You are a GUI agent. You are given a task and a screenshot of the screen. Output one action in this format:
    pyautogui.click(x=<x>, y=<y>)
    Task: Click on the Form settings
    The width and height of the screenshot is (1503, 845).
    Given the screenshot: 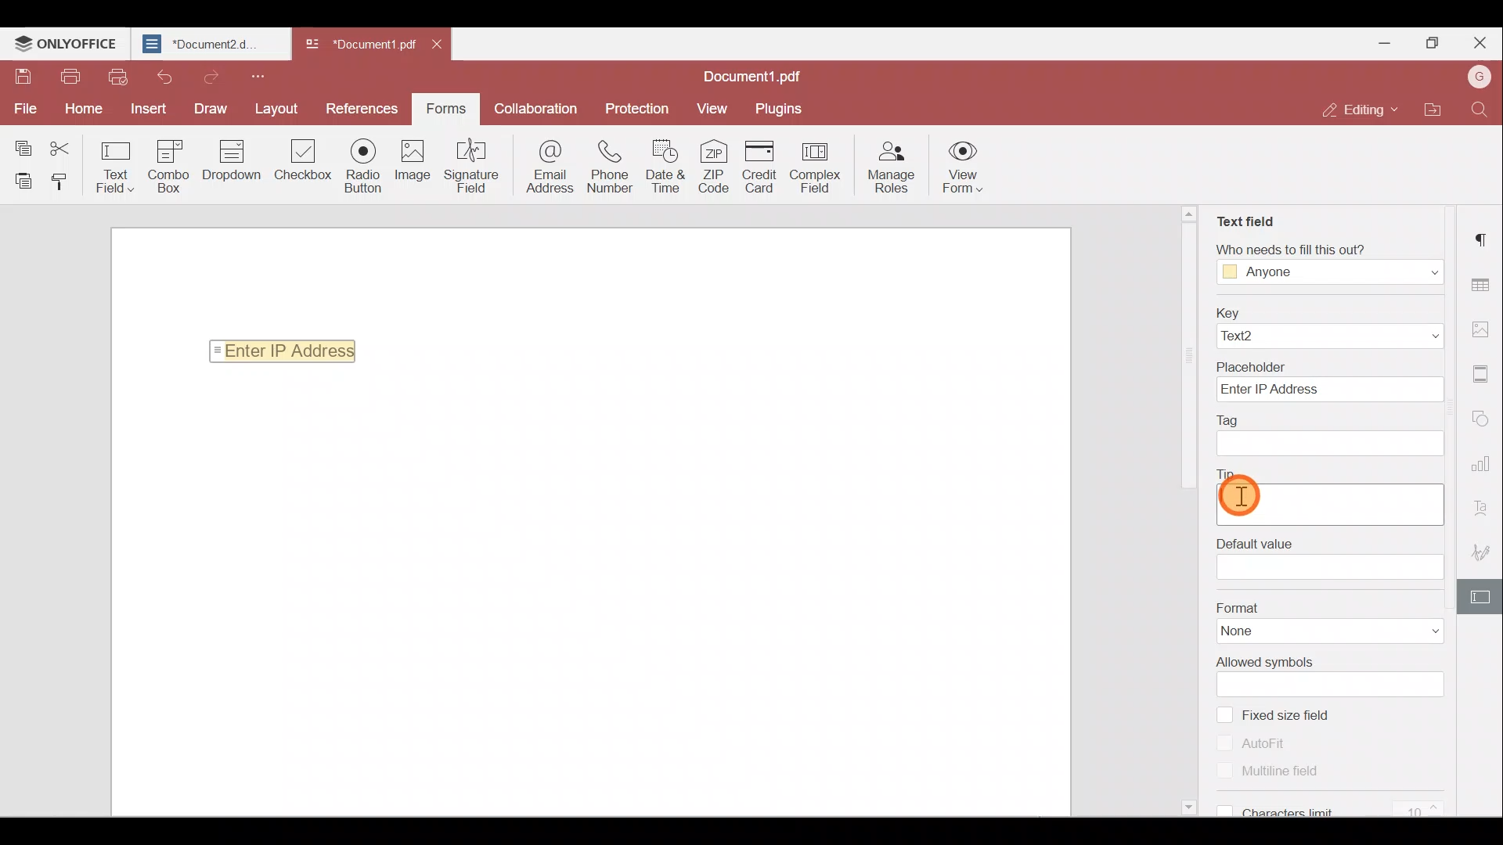 What is the action you would take?
    pyautogui.click(x=1483, y=595)
    